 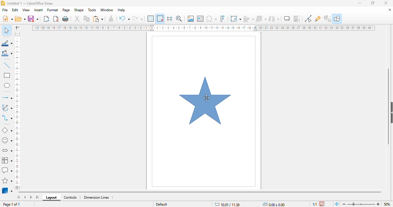 What do you see at coordinates (30, 3) in the screenshot?
I see `title` at bounding box center [30, 3].